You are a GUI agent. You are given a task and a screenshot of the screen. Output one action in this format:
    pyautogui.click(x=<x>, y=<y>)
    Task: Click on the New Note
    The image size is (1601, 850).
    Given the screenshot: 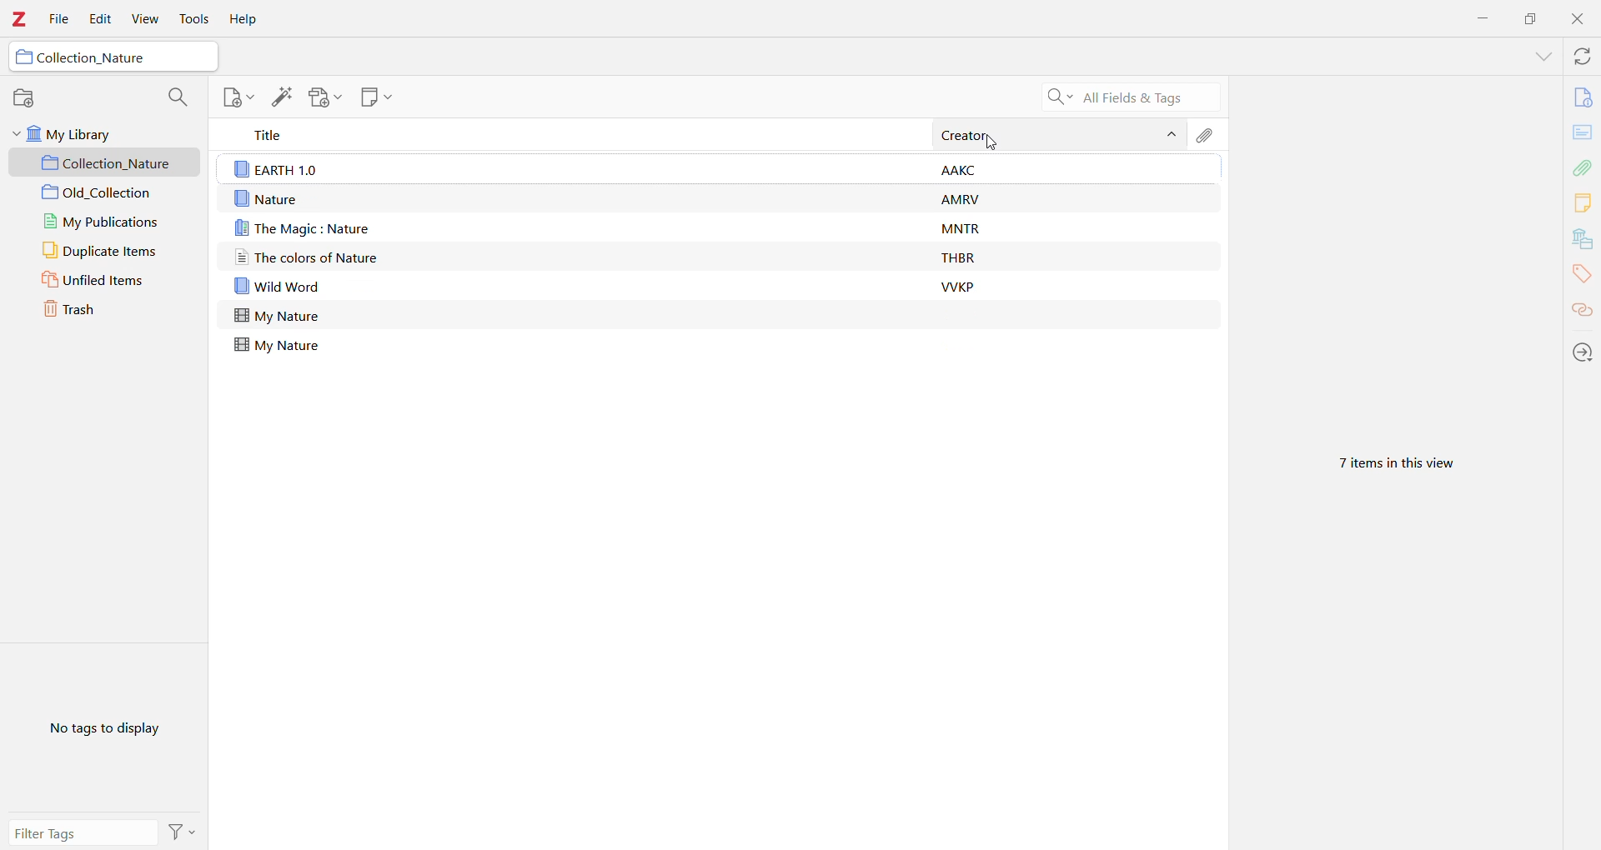 What is the action you would take?
    pyautogui.click(x=378, y=97)
    